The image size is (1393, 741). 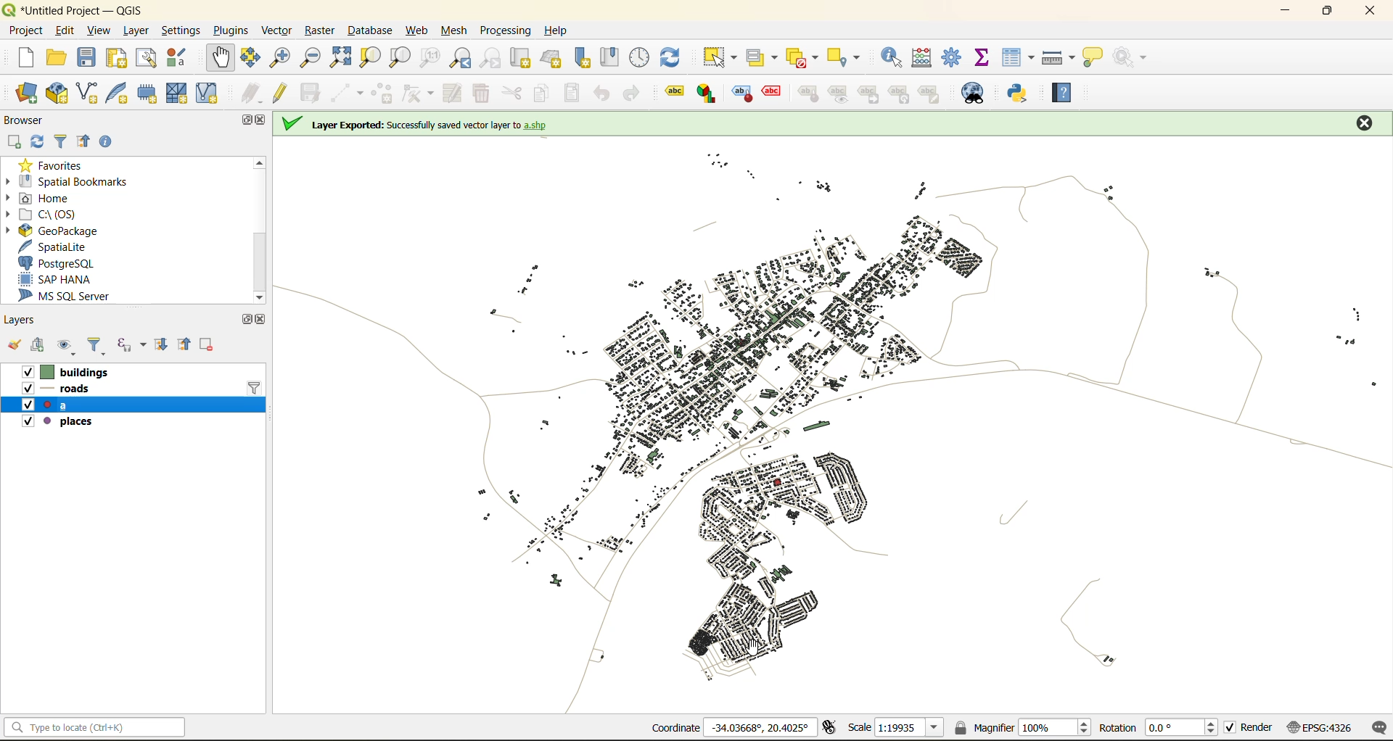 I want to click on map, so click(x=834, y=429).